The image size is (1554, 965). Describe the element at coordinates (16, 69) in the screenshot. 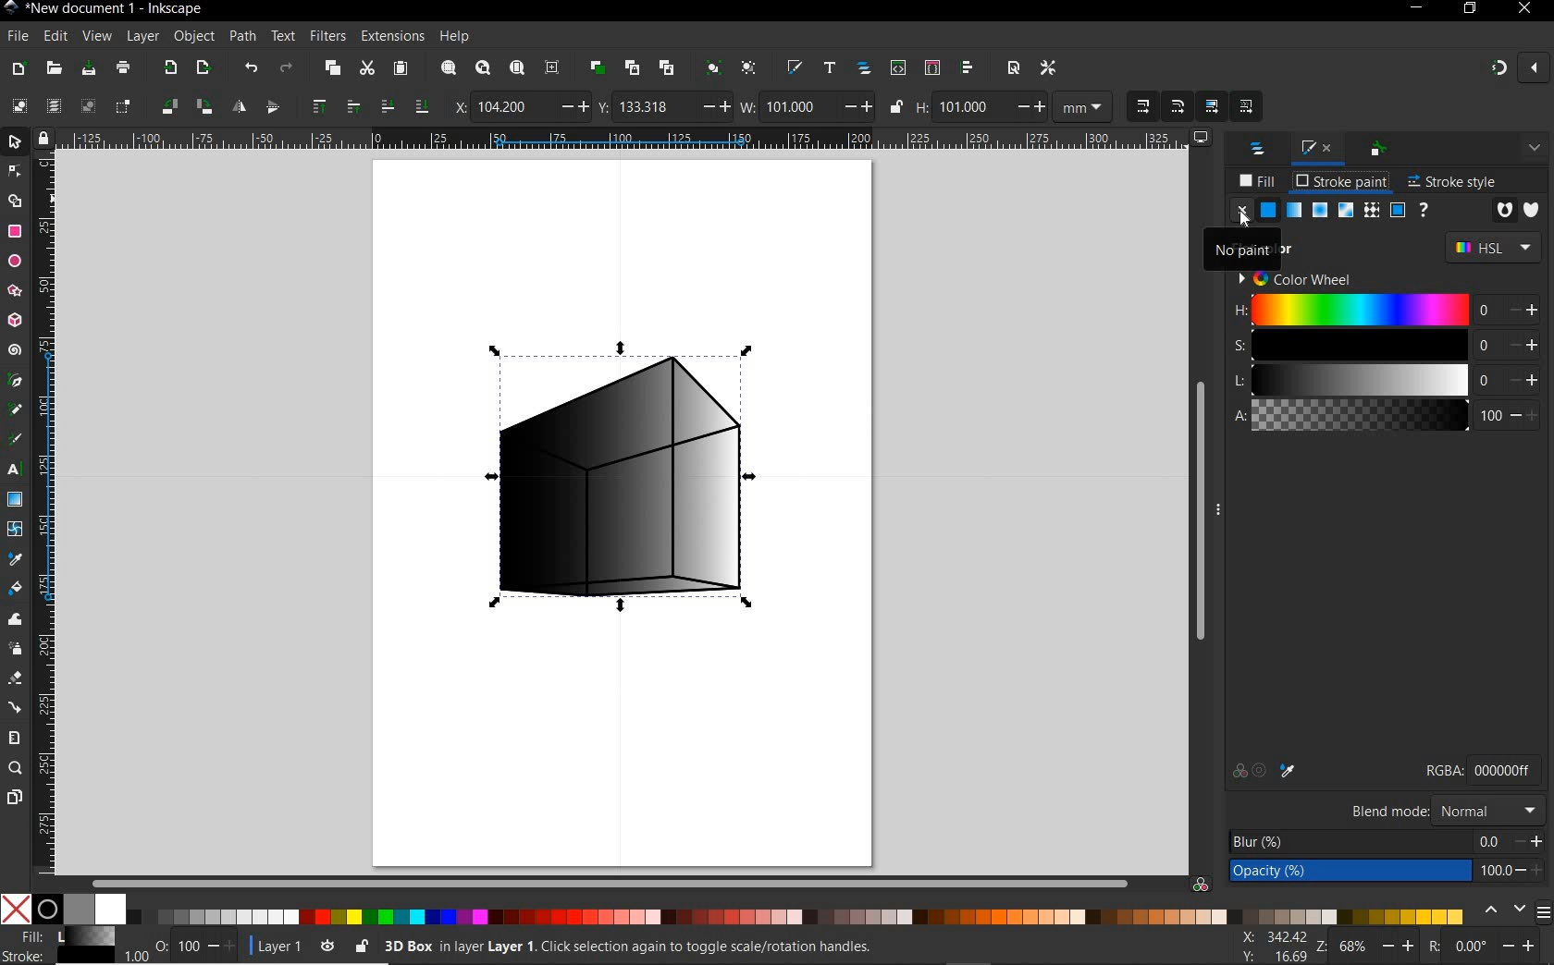

I see `NEW` at that location.